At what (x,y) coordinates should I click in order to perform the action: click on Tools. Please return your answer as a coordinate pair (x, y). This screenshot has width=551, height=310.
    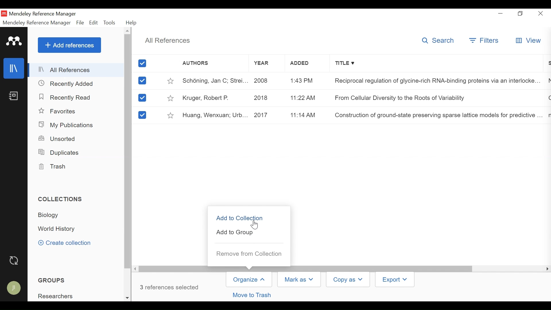
    Looking at the image, I should click on (110, 23).